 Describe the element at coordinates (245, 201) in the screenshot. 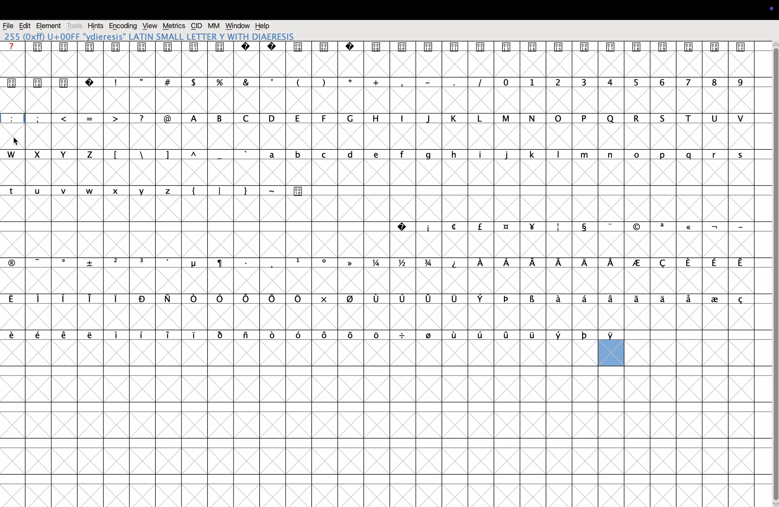

I see `}` at that location.